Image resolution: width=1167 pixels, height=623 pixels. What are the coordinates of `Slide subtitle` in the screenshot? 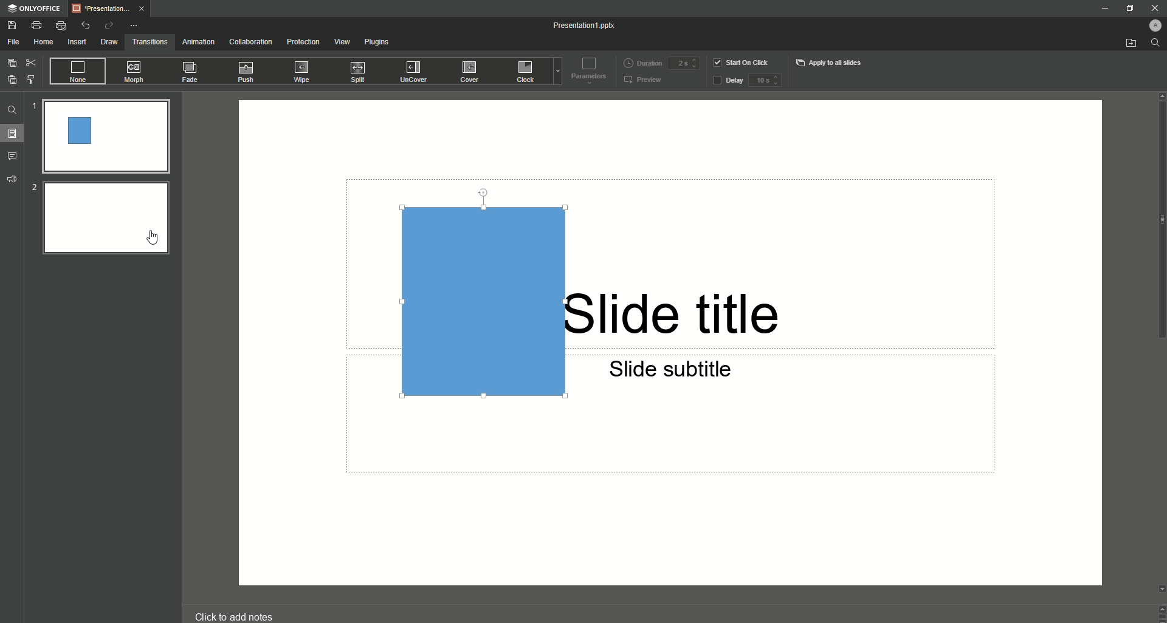 It's located at (673, 373).